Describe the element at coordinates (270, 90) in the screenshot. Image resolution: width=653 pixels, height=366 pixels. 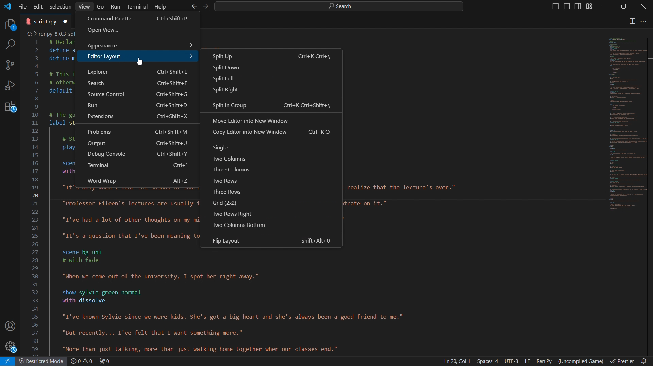
I see `Split Right` at that location.